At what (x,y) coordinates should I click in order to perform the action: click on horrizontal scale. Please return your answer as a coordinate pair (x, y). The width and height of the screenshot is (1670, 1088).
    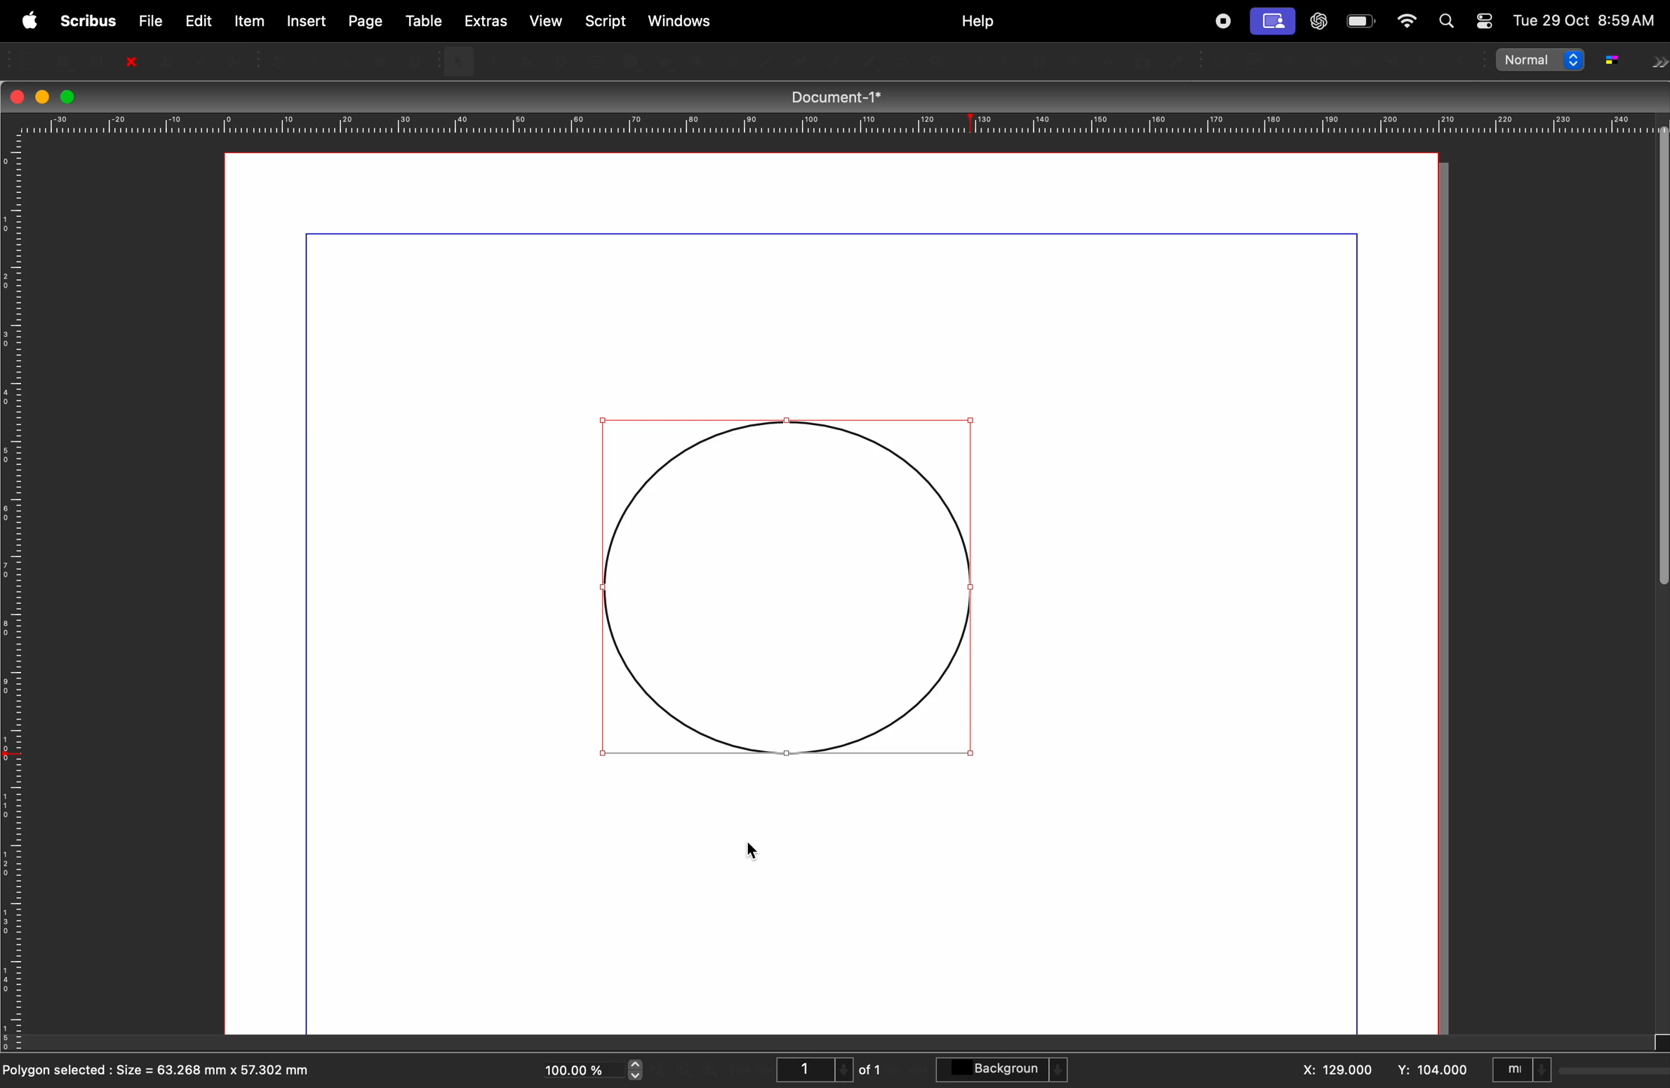
    Looking at the image, I should click on (829, 123).